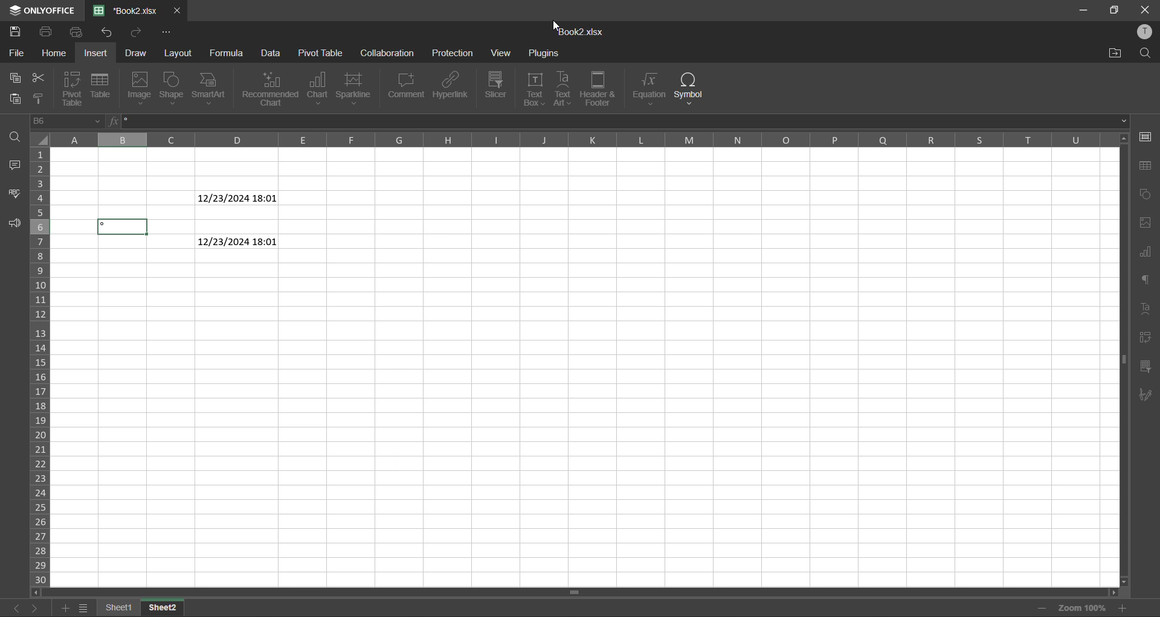 The width and height of the screenshot is (1160, 617). Describe the element at coordinates (109, 33) in the screenshot. I see `redo` at that location.